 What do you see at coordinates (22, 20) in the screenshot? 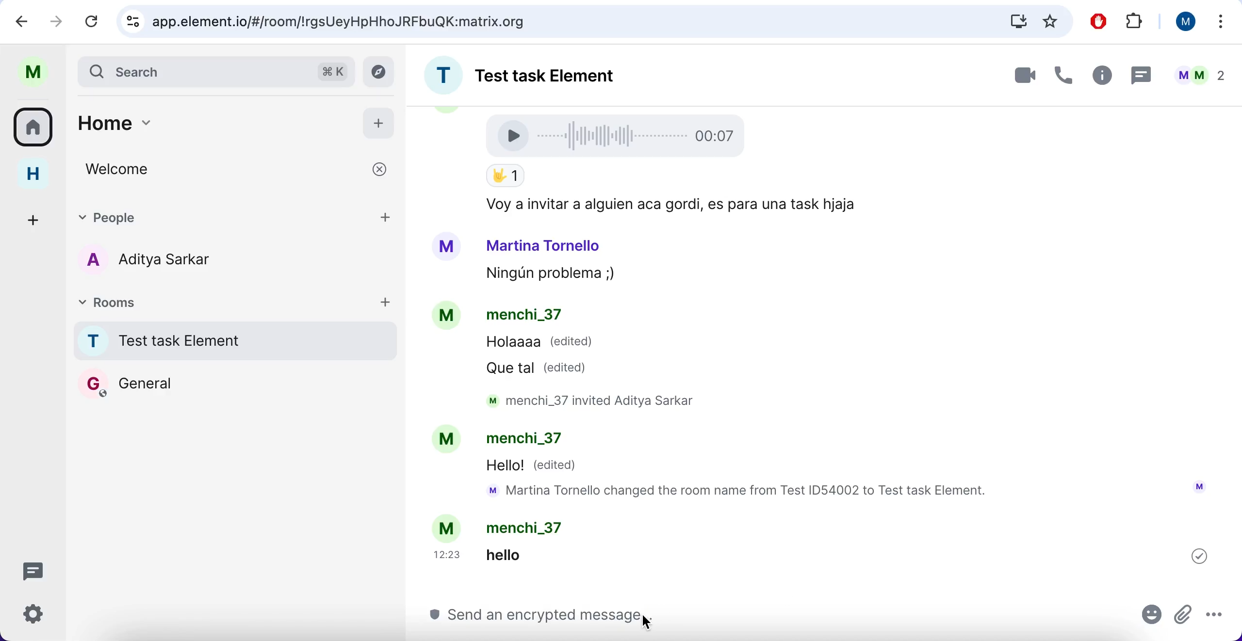
I see `backward` at bounding box center [22, 20].